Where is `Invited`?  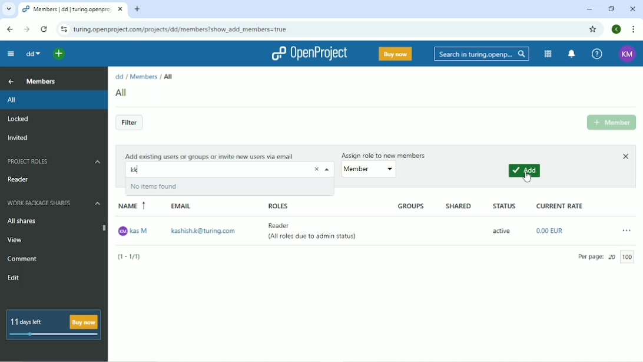 Invited is located at coordinates (18, 139).